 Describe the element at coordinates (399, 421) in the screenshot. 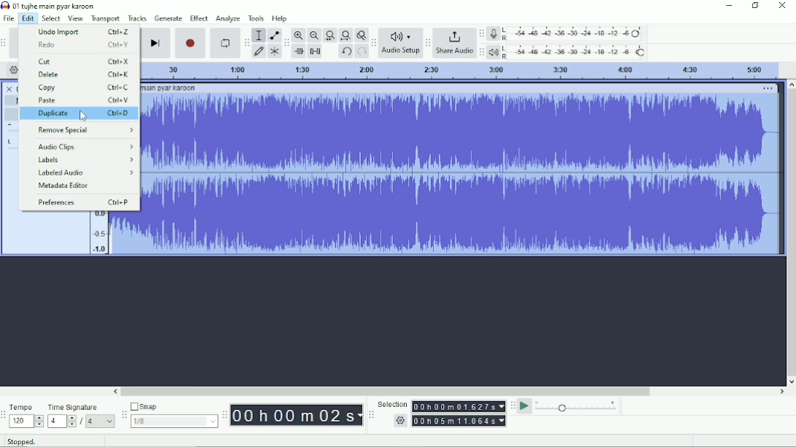

I see `` at that location.